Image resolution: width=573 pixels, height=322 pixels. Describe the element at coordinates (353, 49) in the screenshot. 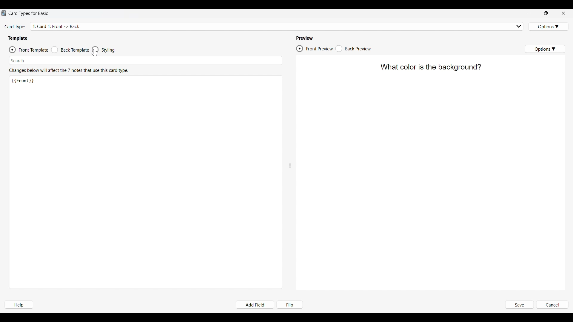

I see `Preview back of card` at that location.